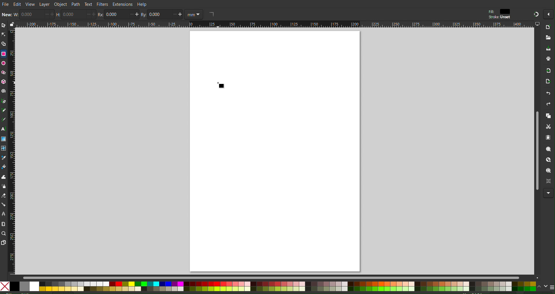  I want to click on Paste, so click(549, 138).